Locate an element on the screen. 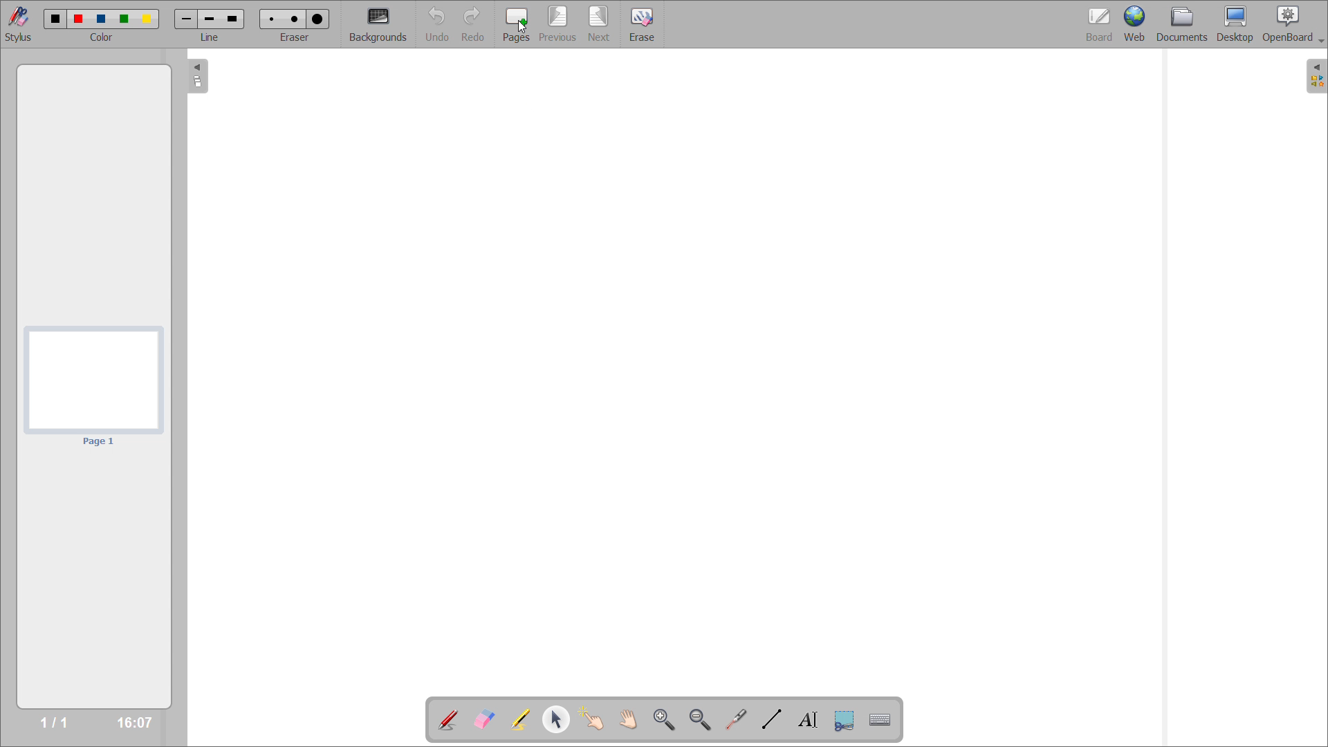  backgrounds is located at coordinates (378, 24).